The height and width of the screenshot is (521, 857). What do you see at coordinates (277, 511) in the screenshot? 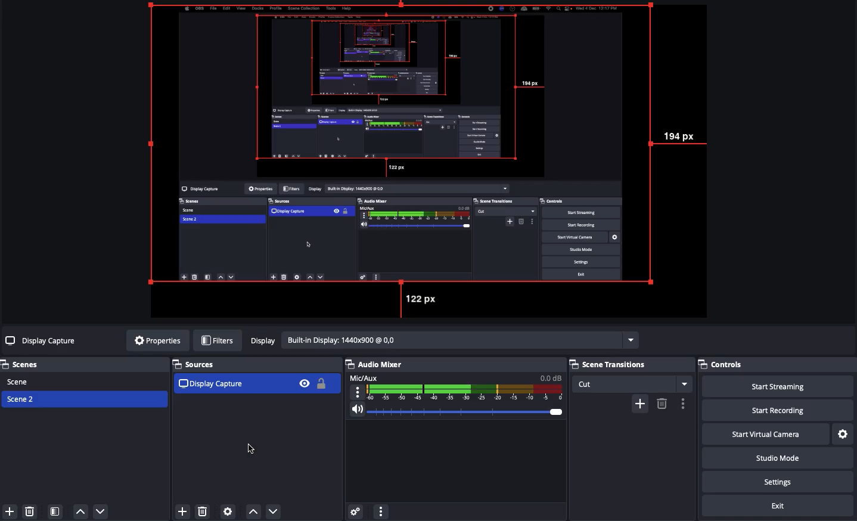
I see `next` at bounding box center [277, 511].